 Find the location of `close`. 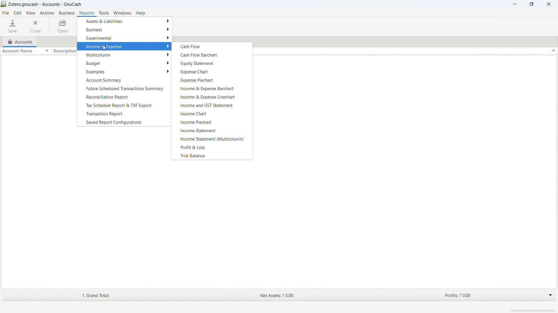

close is located at coordinates (37, 26).